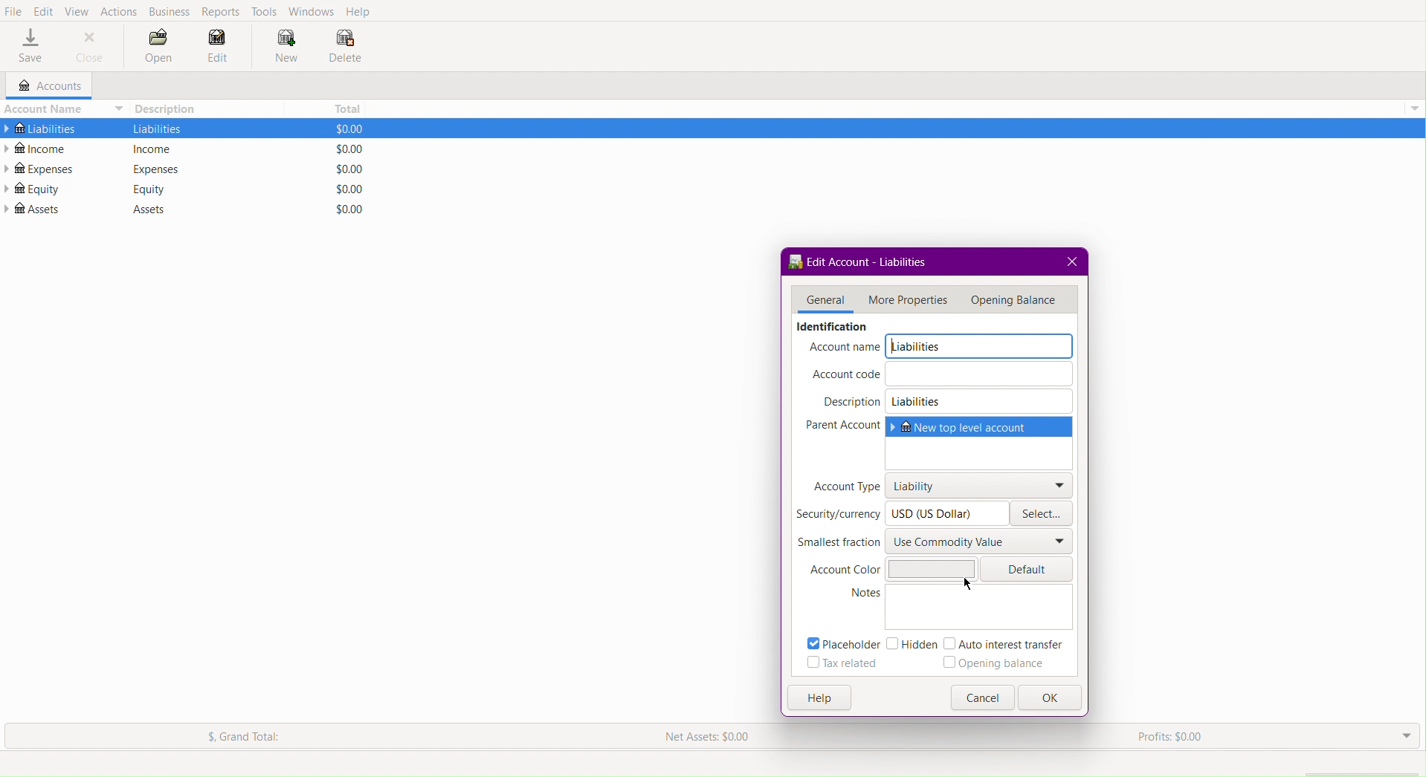 The width and height of the screenshot is (1426, 777). What do you see at coordinates (170, 12) in the screenshot?
I see `Business` at bounding box center [170, 12].